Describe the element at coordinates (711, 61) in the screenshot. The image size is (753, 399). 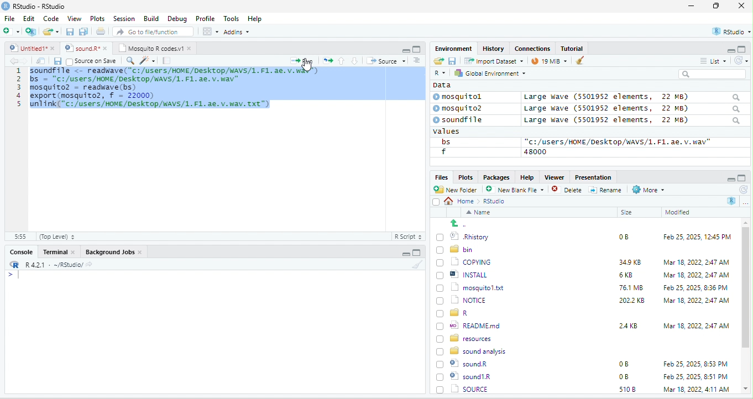
I see `= List ~` at that location.